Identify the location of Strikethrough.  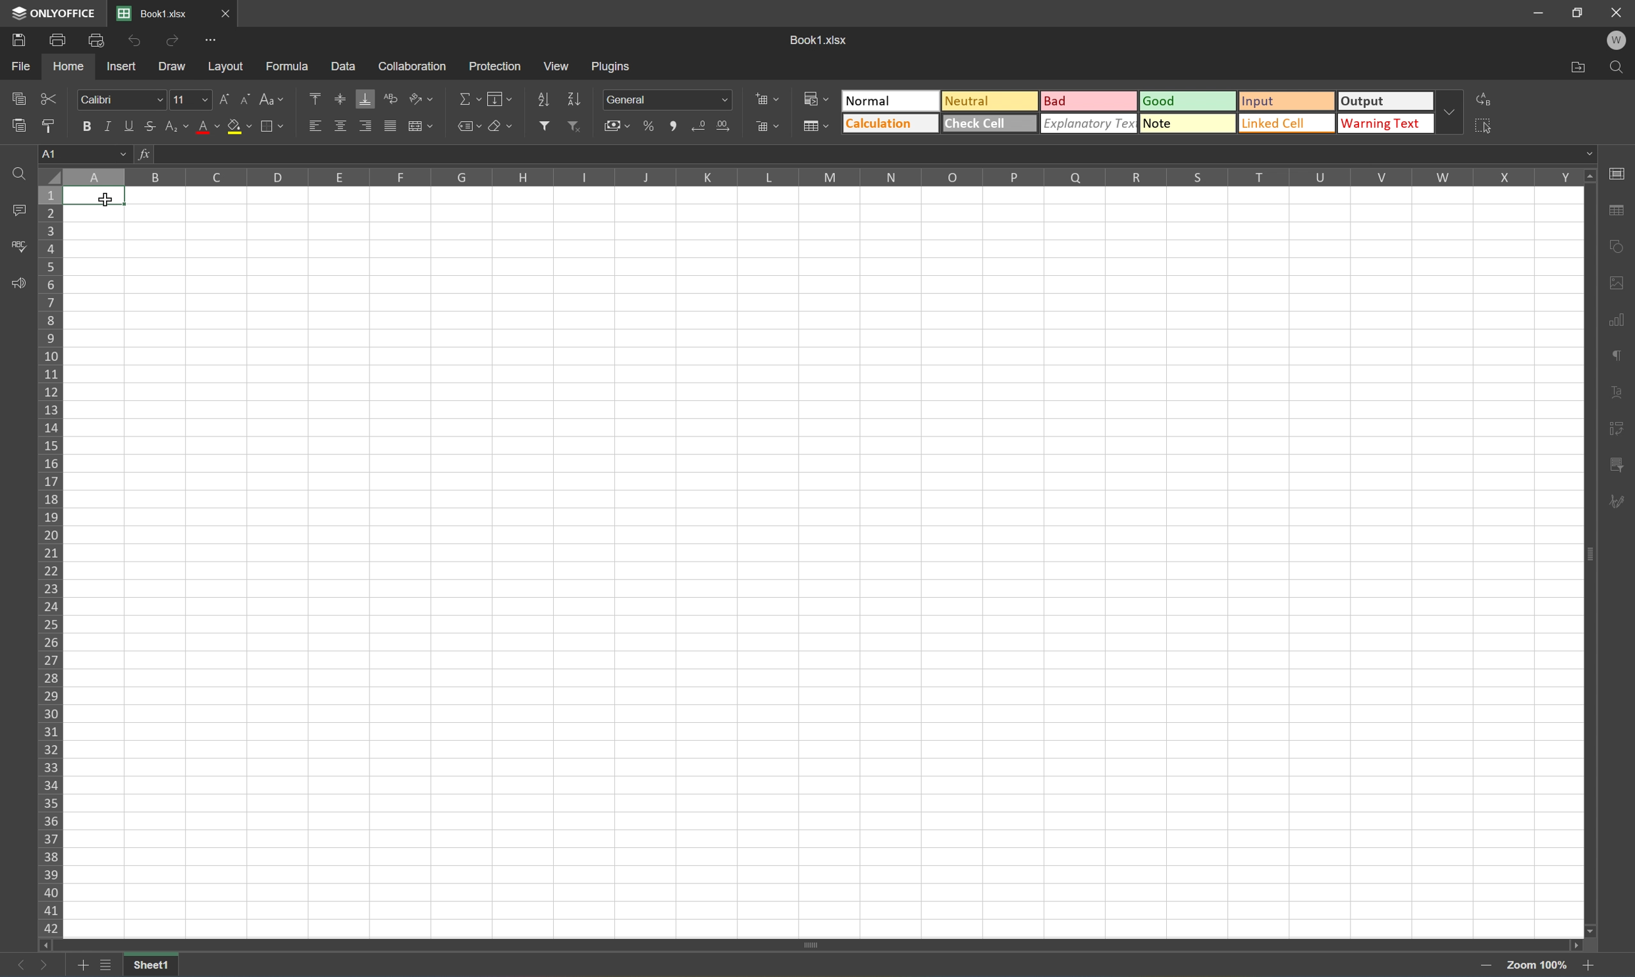
(153, 126).